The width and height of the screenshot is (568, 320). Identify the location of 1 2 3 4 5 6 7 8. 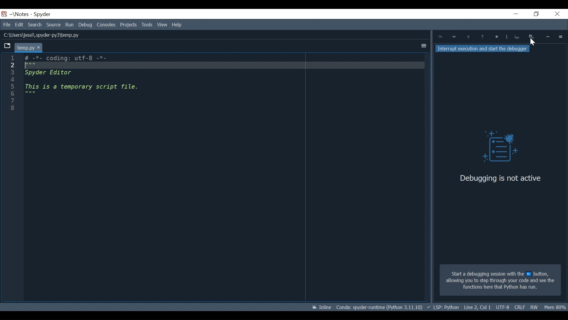
(12, 85).